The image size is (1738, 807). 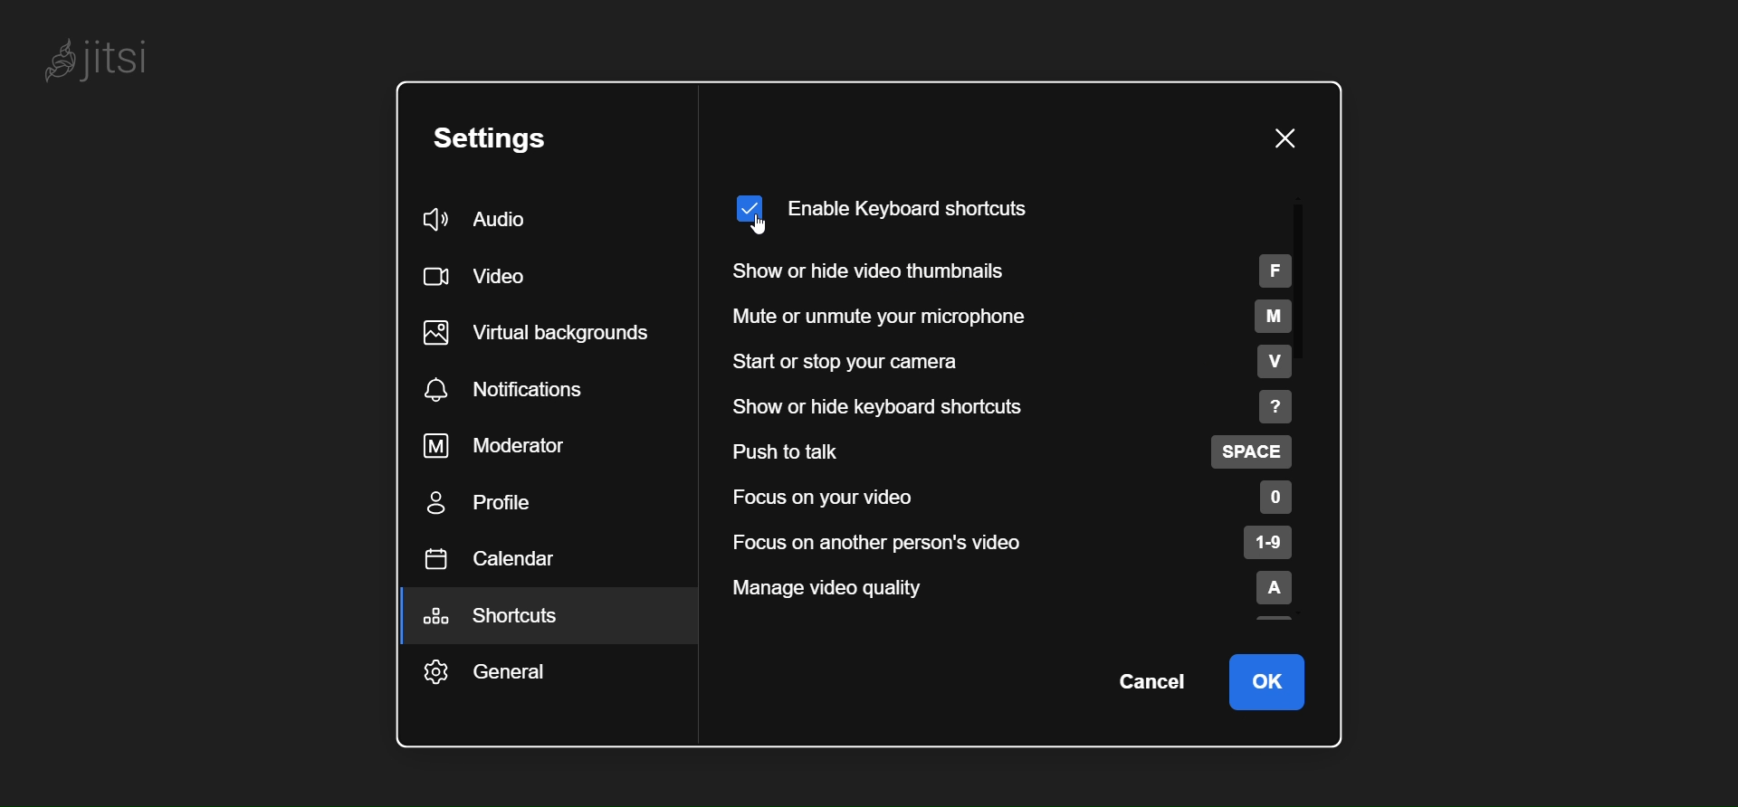 I want to click on profile, so click(x=498, y=506).